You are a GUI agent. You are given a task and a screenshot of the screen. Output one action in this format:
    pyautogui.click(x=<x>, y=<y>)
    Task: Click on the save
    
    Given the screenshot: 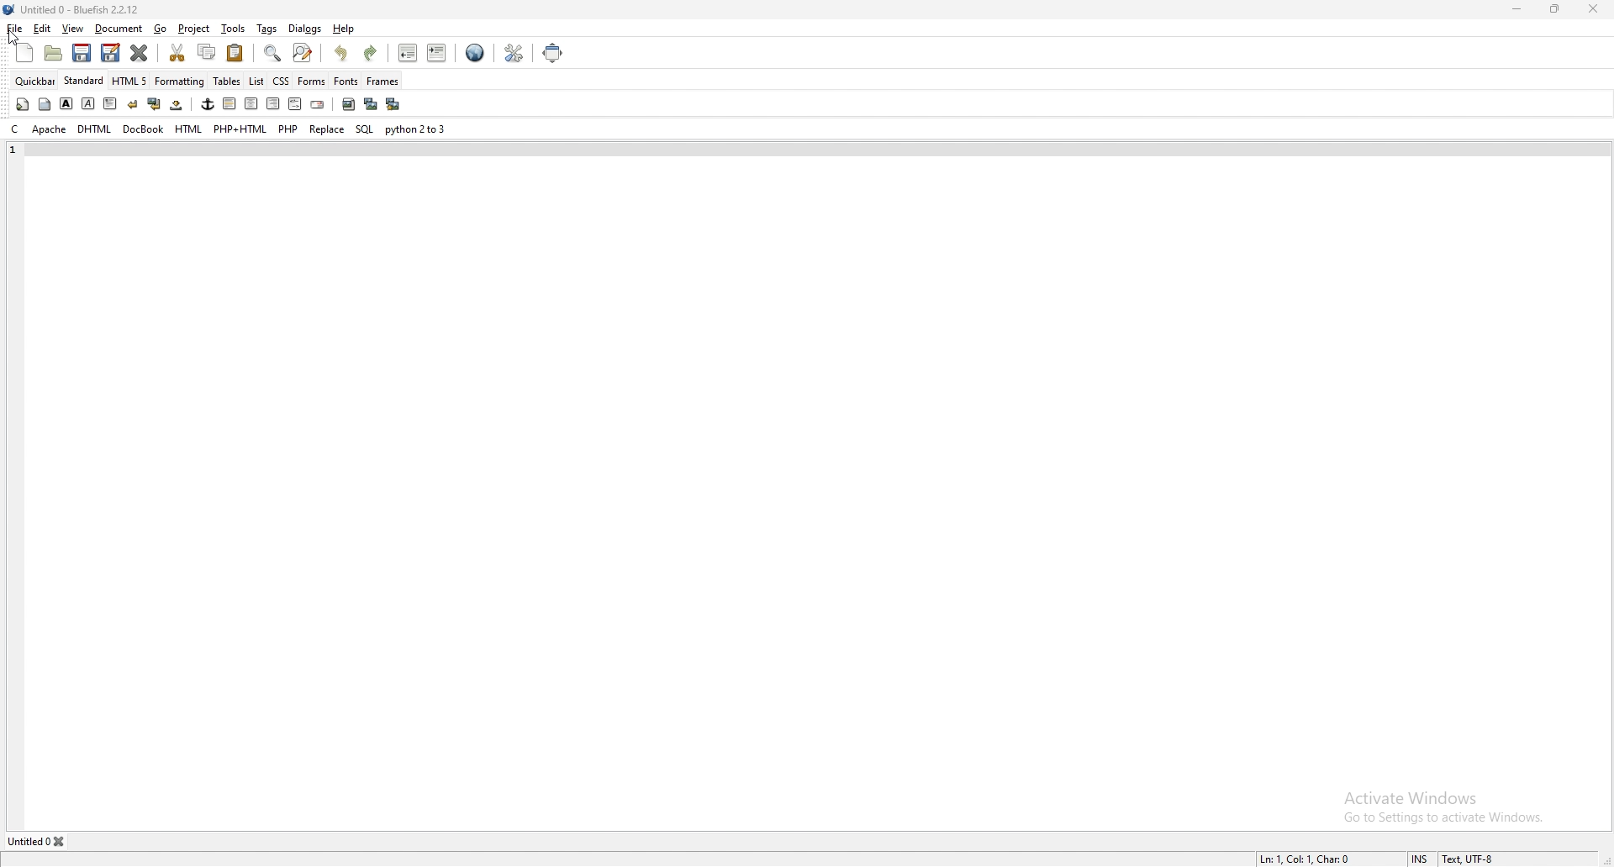 What is the action you would take?
    pyautogui.click(x=82, y=53)
    